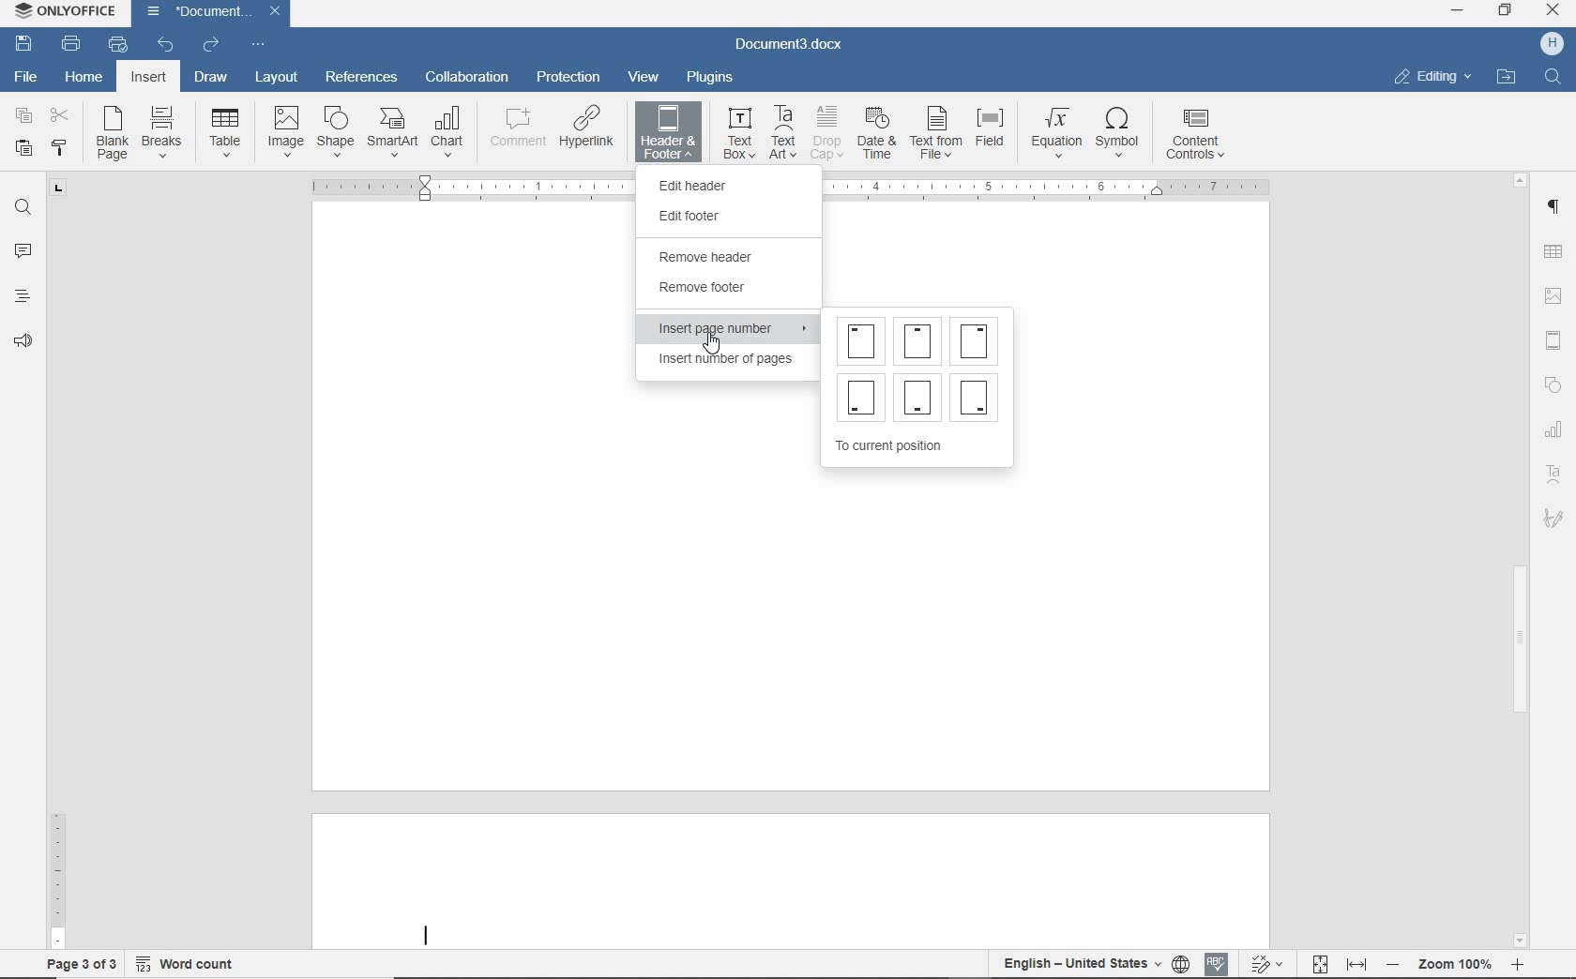 The image size is (1576, 979). I want to click on DROP CAP, so click(828, 133).